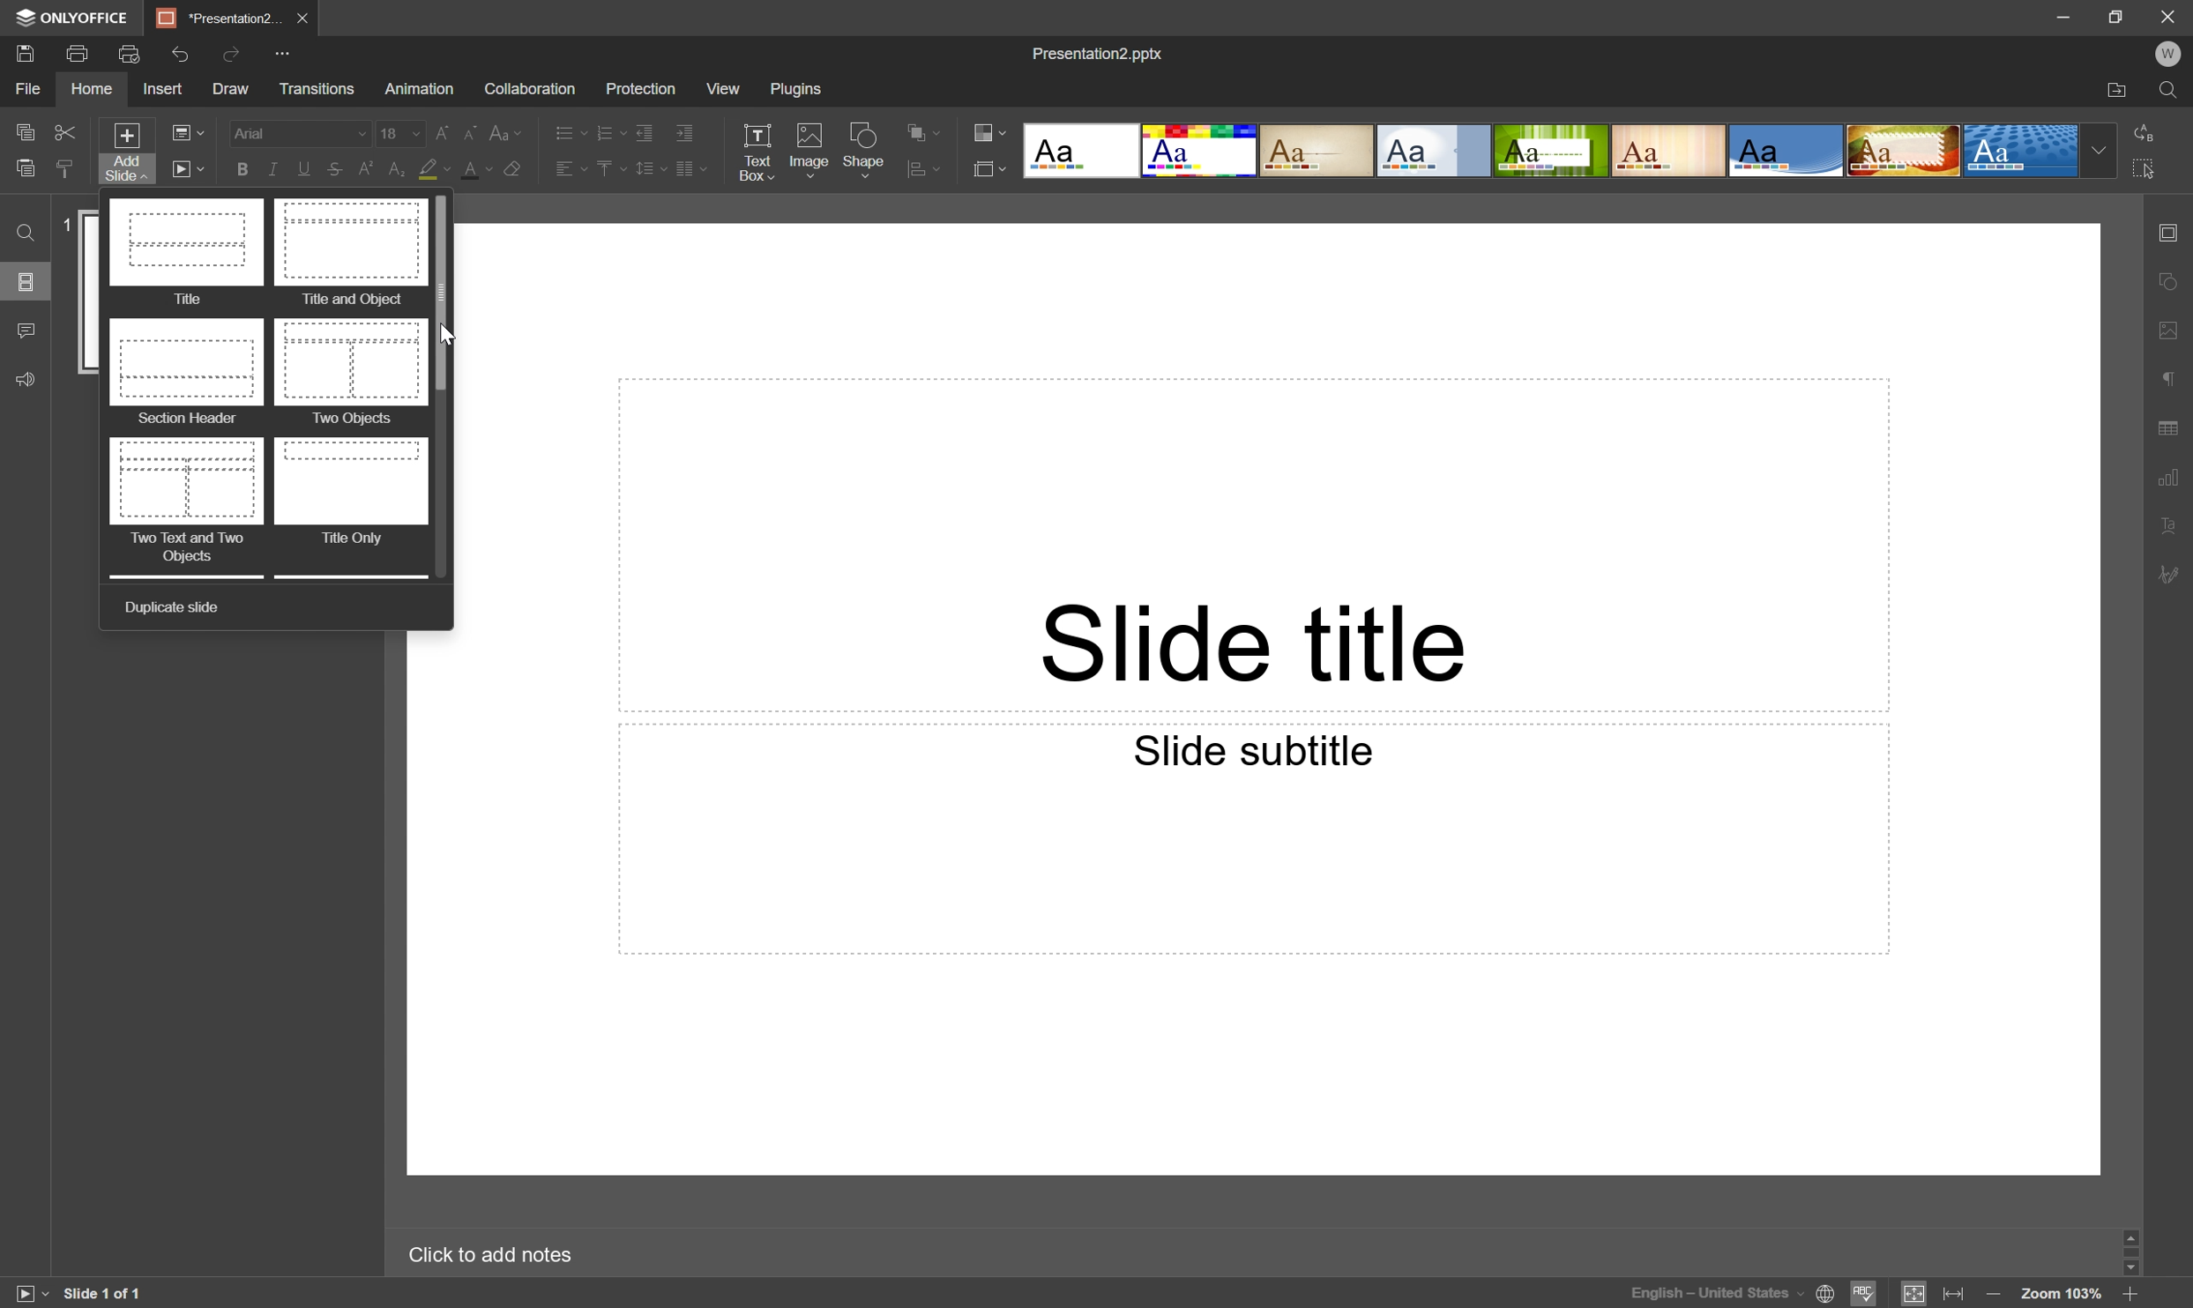 This screenshot has height=1308, width=2193. I want to click on Copy, so click(27, 131).